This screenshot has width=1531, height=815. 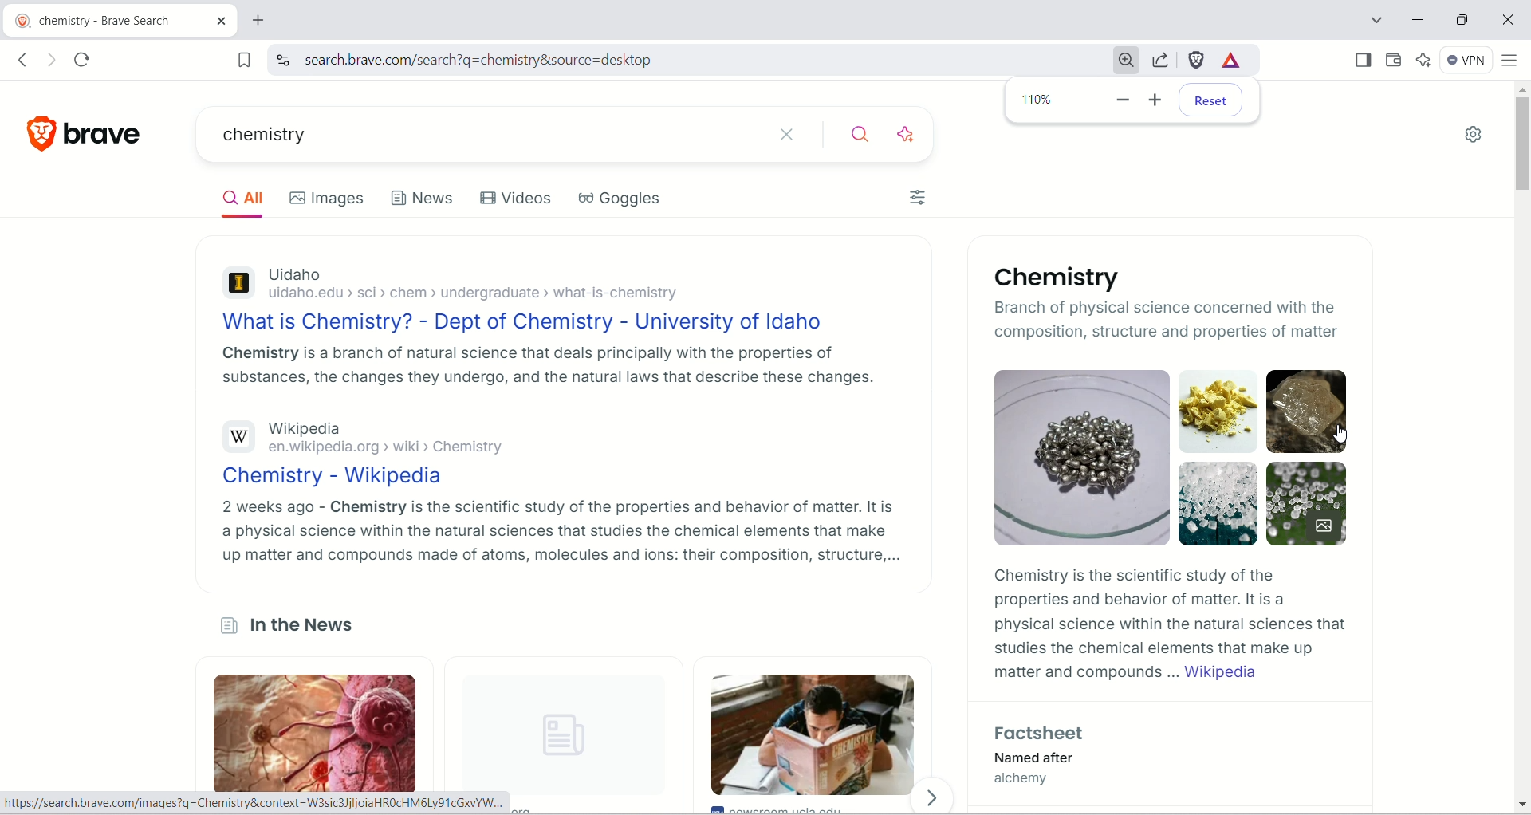 What do you see at coordinates (238, 437) in the screenshot?
I see `Wikipedia logo` at bounding box center [238, 437].